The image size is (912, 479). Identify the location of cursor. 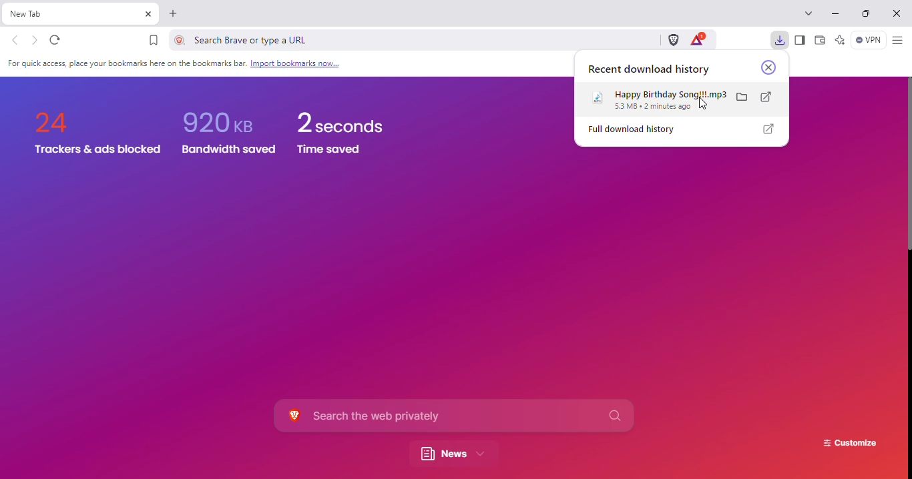
(704, 103).